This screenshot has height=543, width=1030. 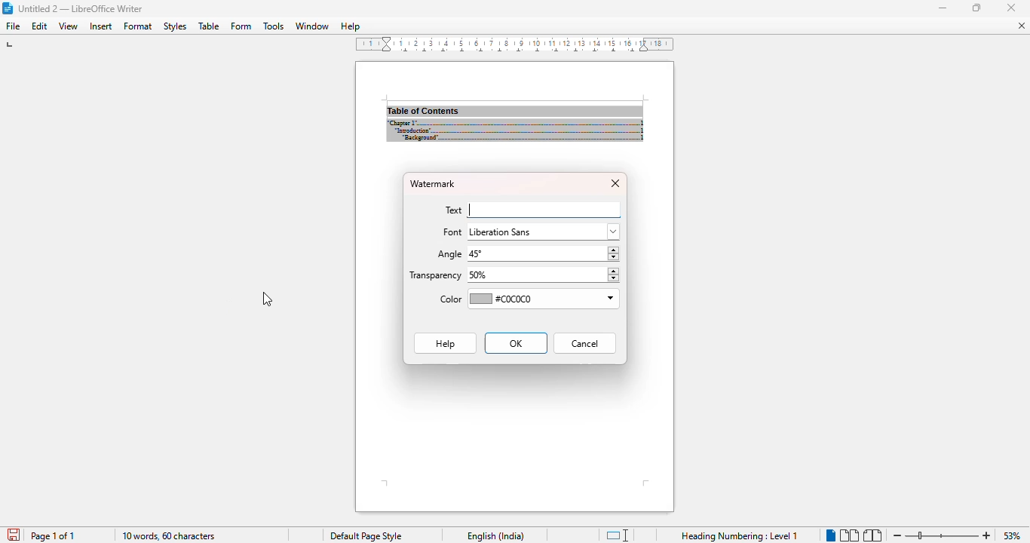 What do you see at coordinates (433, 183) in the screenshot?
I see `watermark` at bounding box center [433, 183].